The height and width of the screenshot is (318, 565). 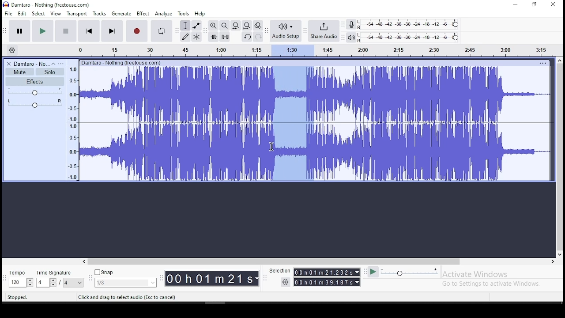 I want to click on Go to Settings to activate Windows., so click(x=493, y=284).